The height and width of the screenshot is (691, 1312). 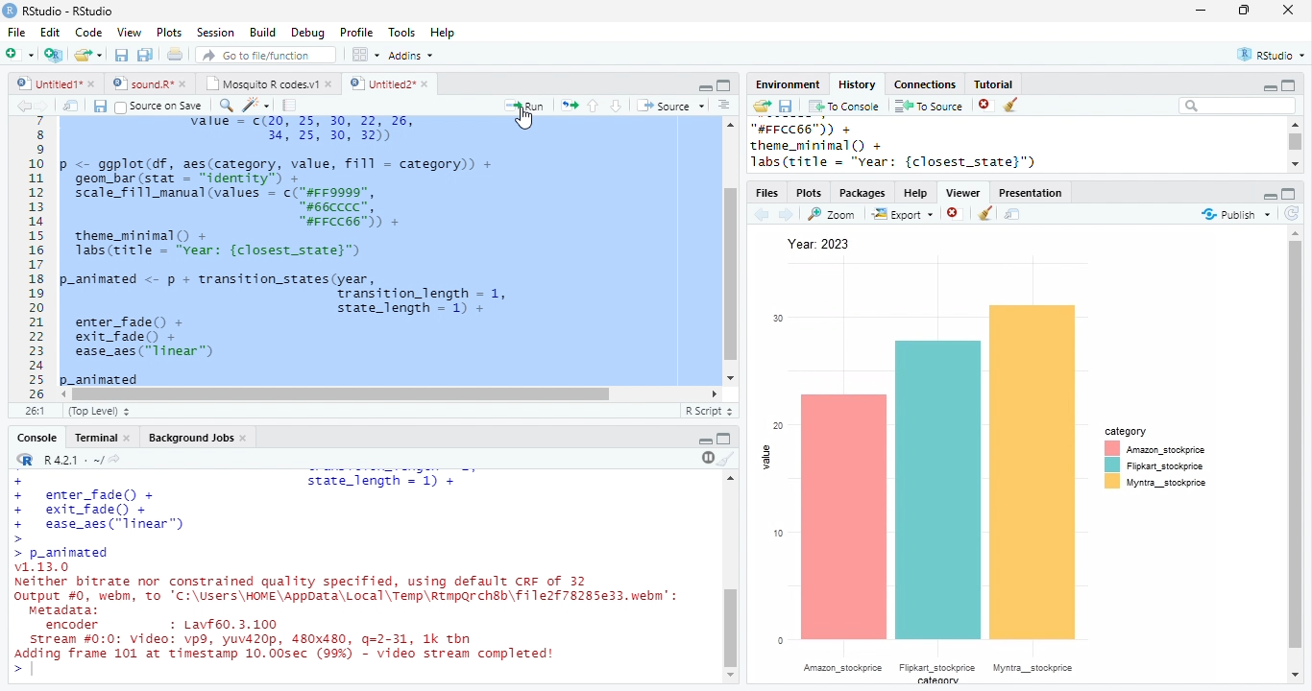 I want to click on Addins, so click(x=411, y=55).